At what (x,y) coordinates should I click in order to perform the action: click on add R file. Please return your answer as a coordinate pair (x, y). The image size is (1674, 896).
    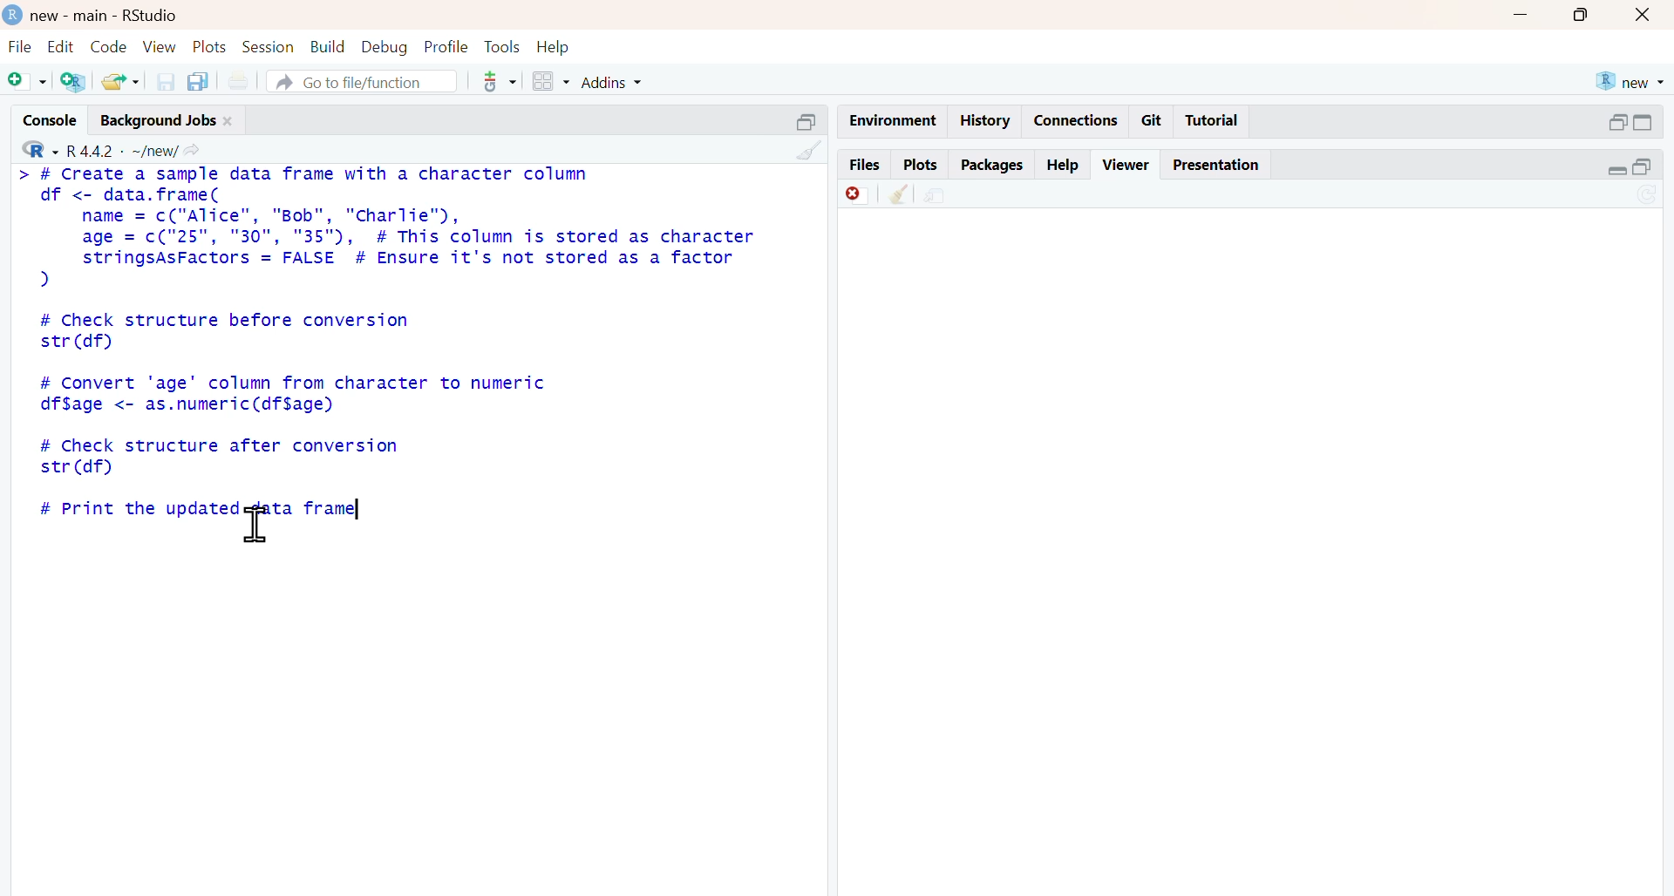
    Looking at the image, I should click on (73, 82).